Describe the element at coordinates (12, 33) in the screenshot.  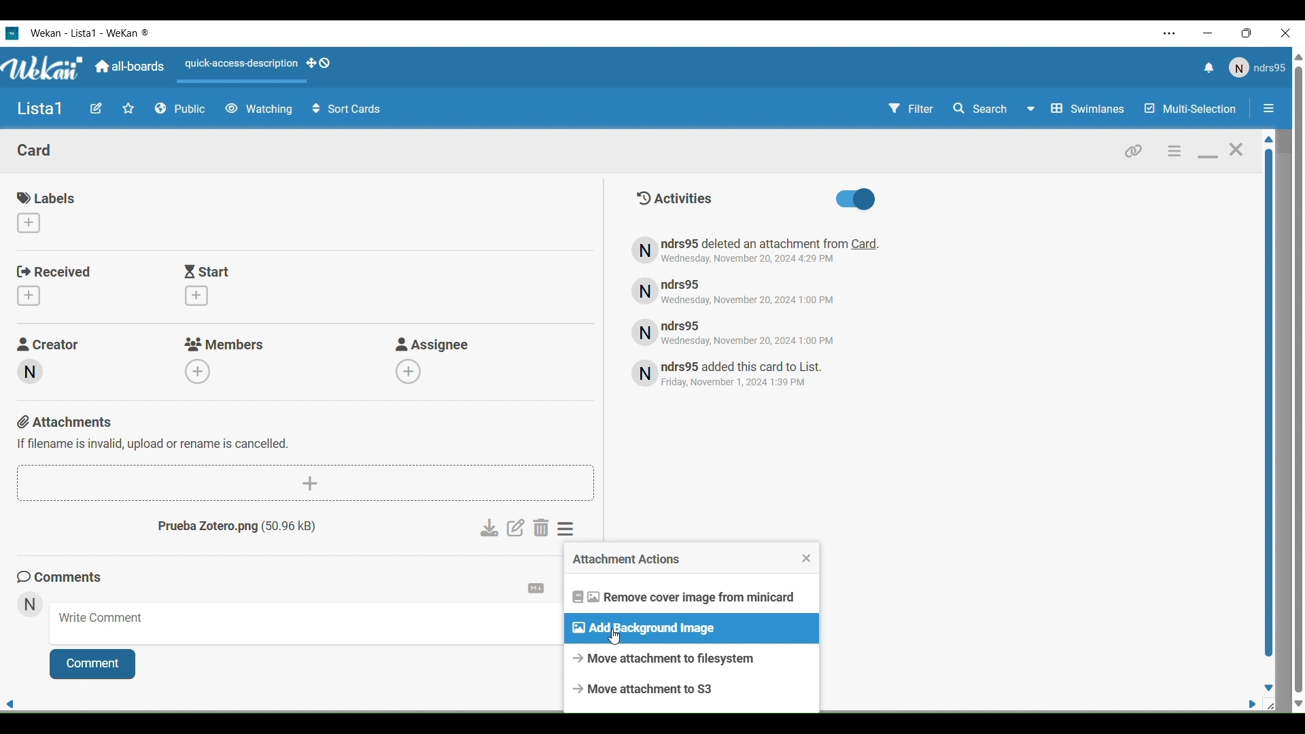
I see `Wekan logo` at that location.